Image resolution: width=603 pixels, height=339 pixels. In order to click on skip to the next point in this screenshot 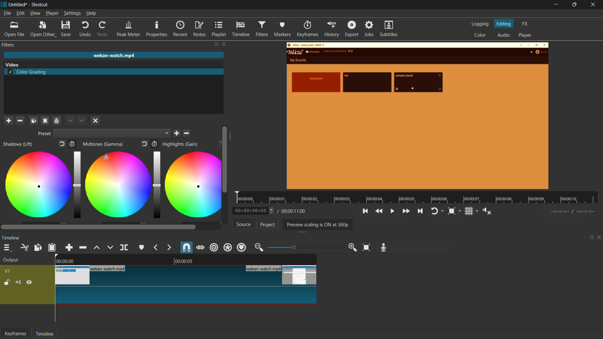, I will do `click(421, 211)`.